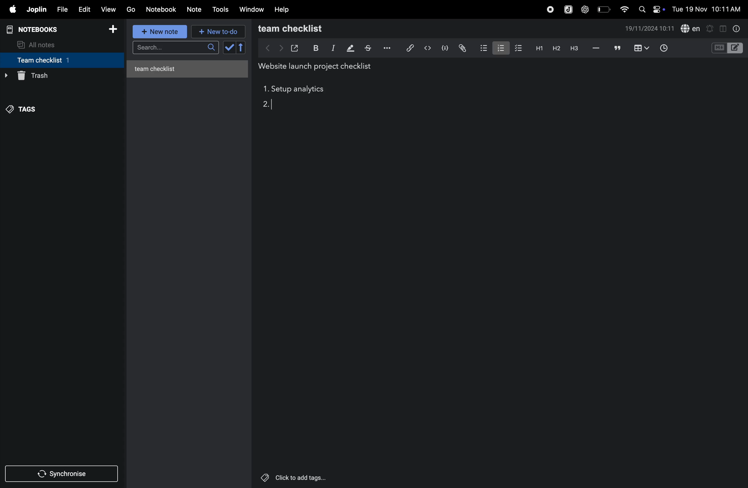 Image resolution: width=748 pixels, height=488 pixels. I want to click on options, so click(386, 48).